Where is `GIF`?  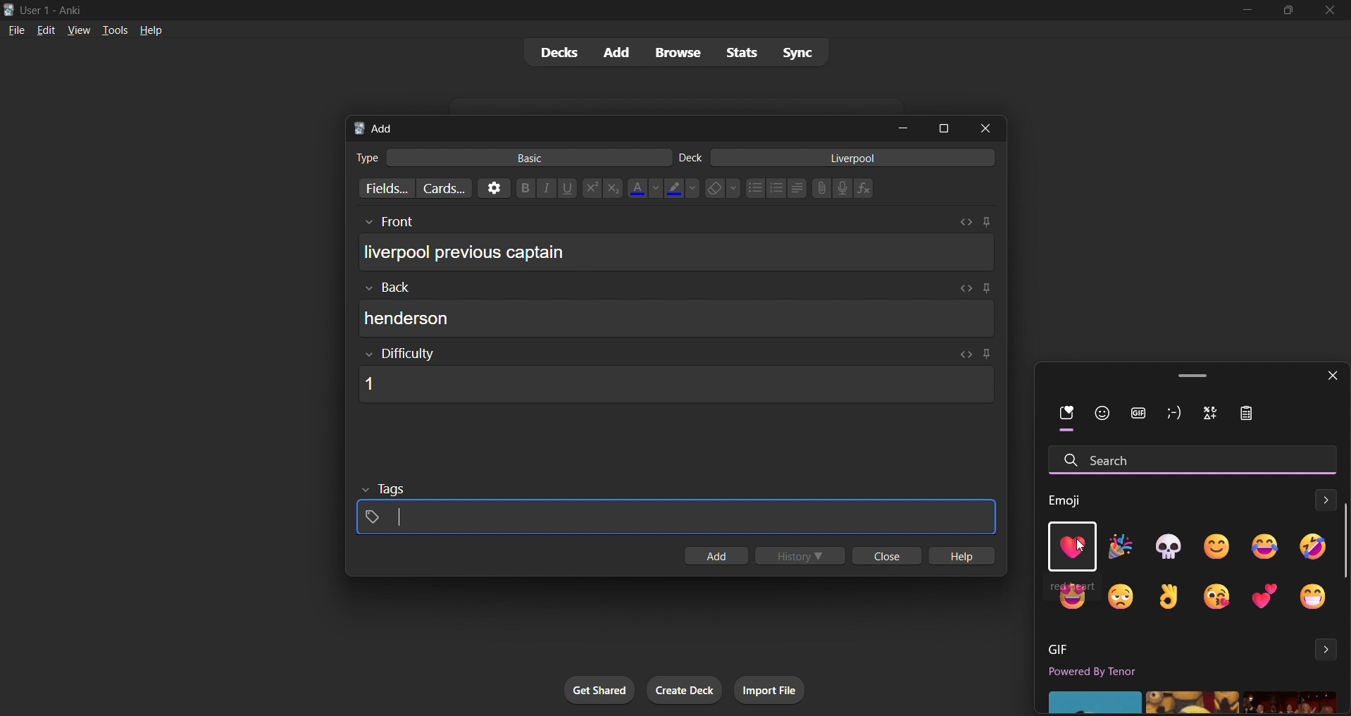 GIF is located at coordinates (1061, 650).